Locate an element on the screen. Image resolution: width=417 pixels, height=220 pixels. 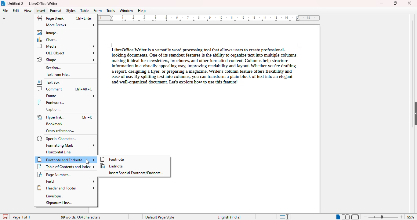
page break is located at coordinates (64, 18).